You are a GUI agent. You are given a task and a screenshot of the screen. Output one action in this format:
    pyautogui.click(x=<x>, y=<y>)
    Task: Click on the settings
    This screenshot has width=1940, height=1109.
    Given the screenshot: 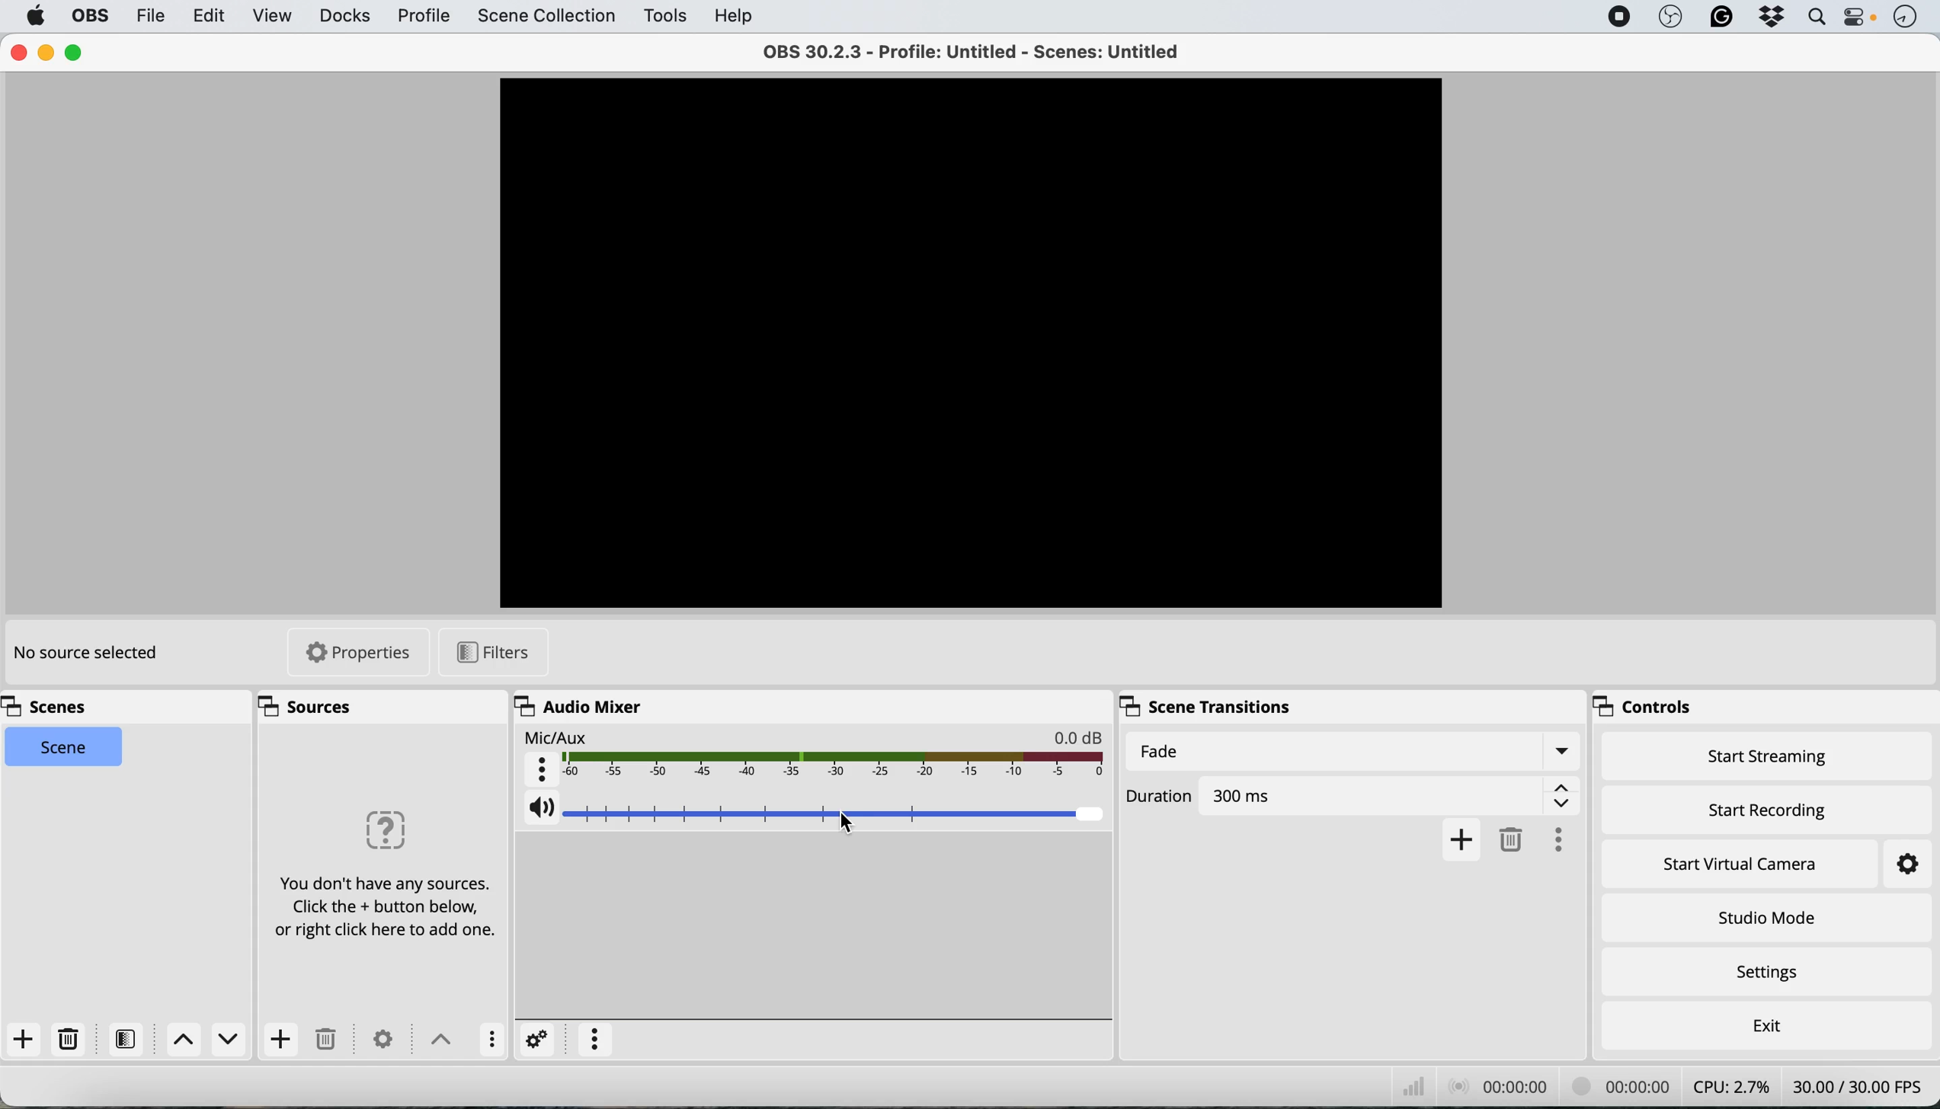 What is the action you would take?
    pyautogui.click(x=1781, y=974)
    